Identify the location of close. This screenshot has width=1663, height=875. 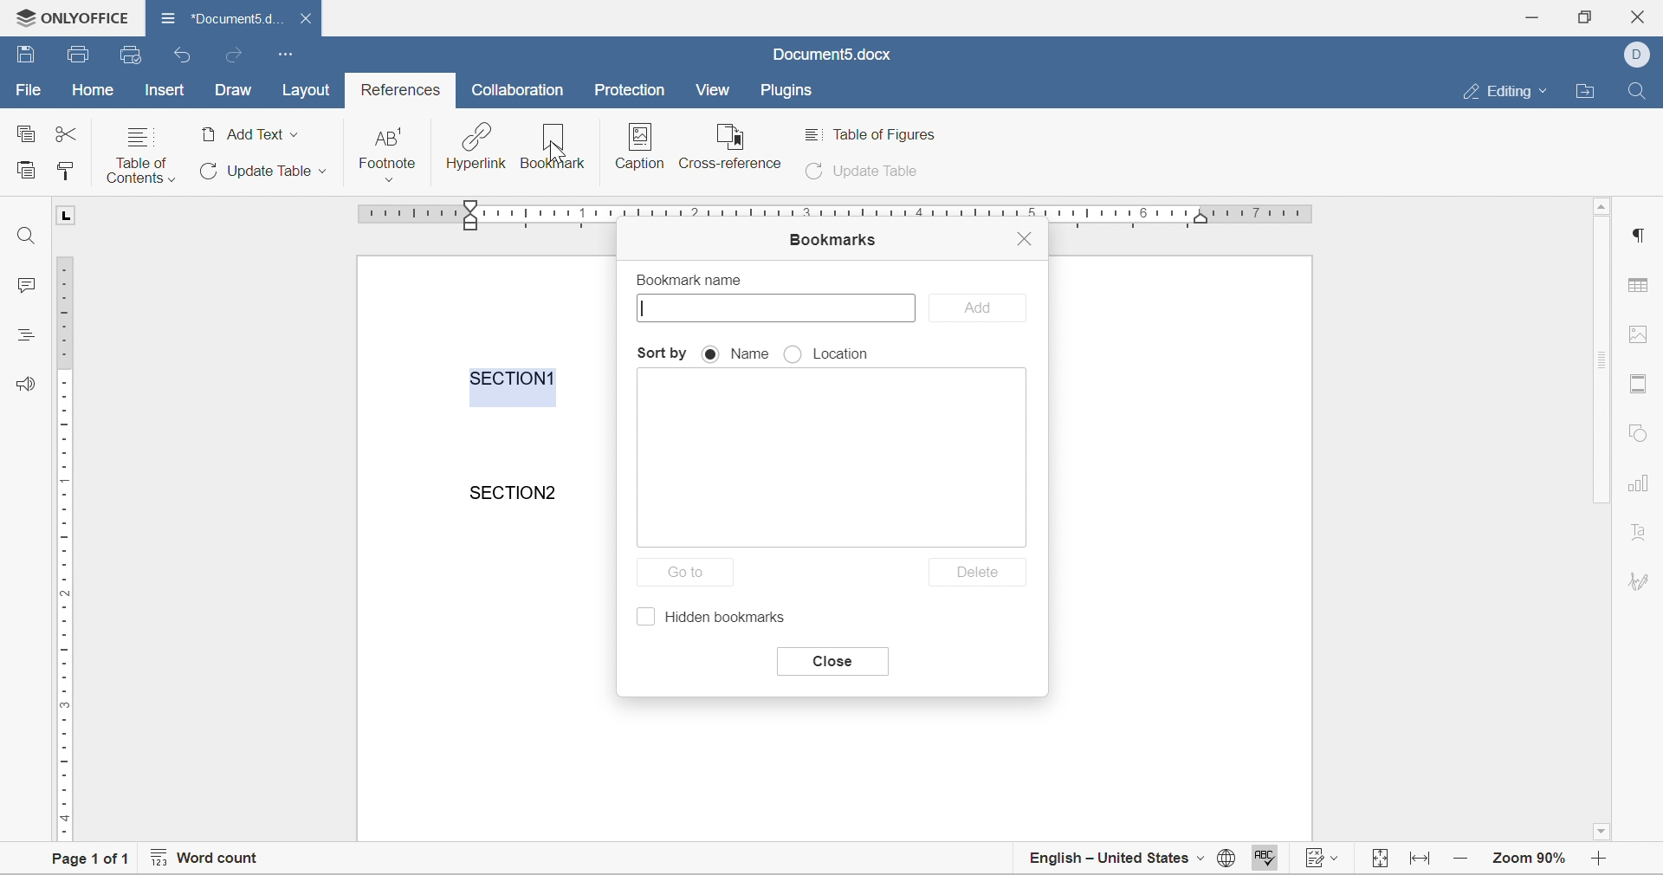
(831, 662).